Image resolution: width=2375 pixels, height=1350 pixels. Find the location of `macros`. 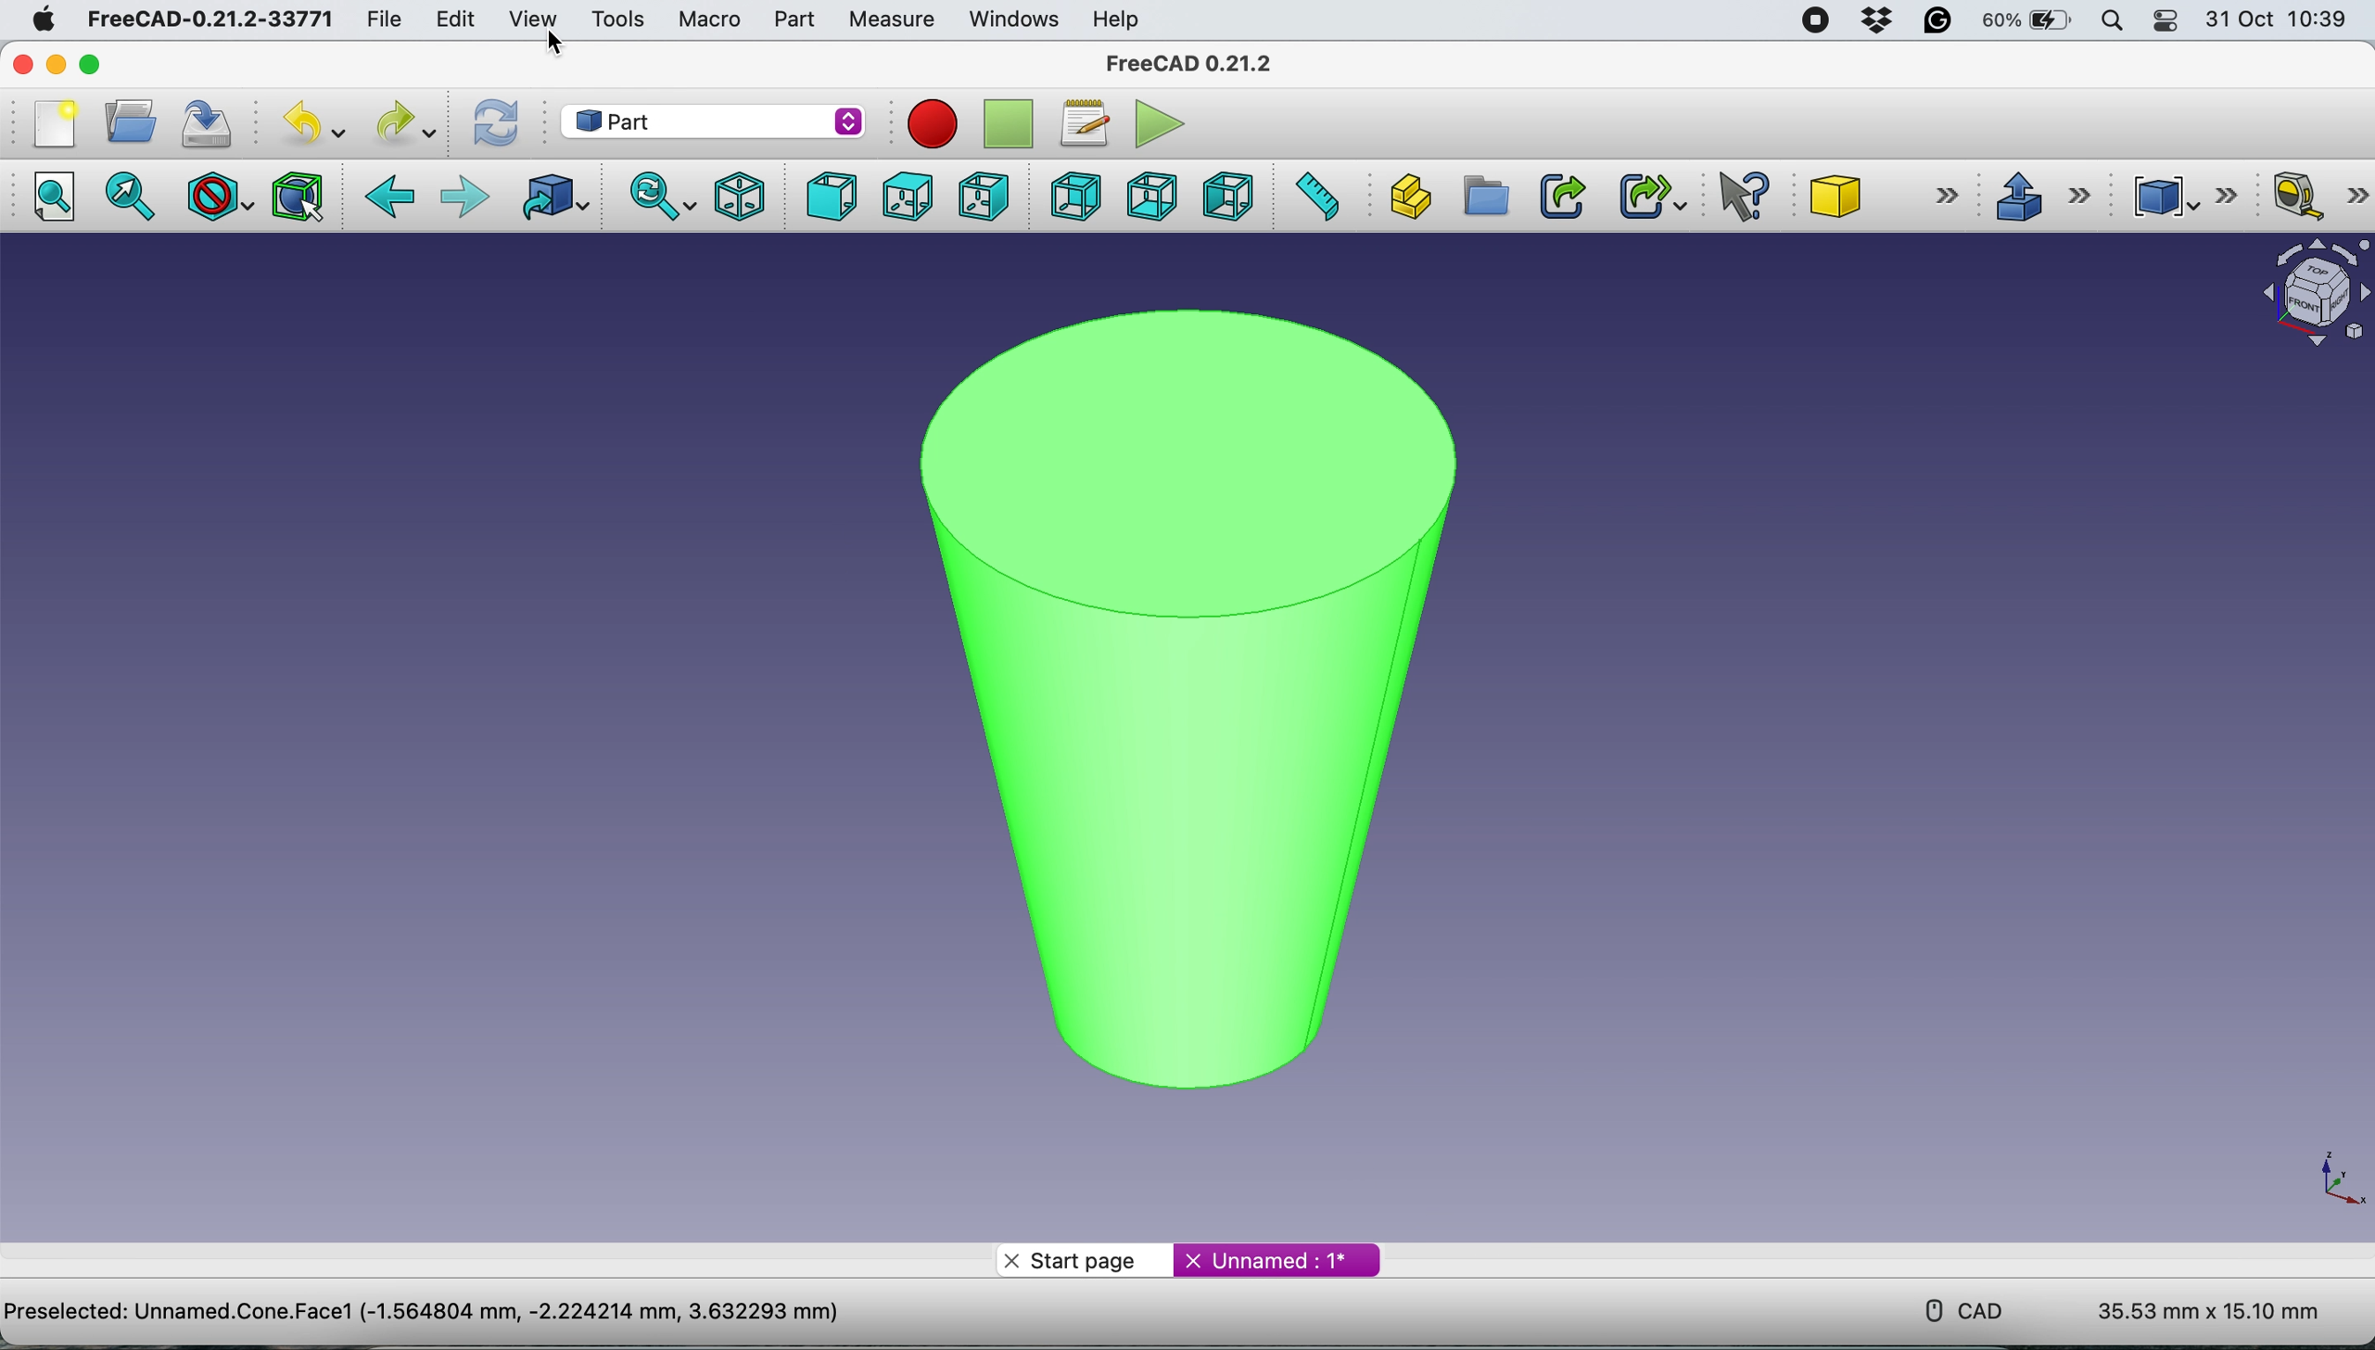

macros is located at coordinates (1084, 120).